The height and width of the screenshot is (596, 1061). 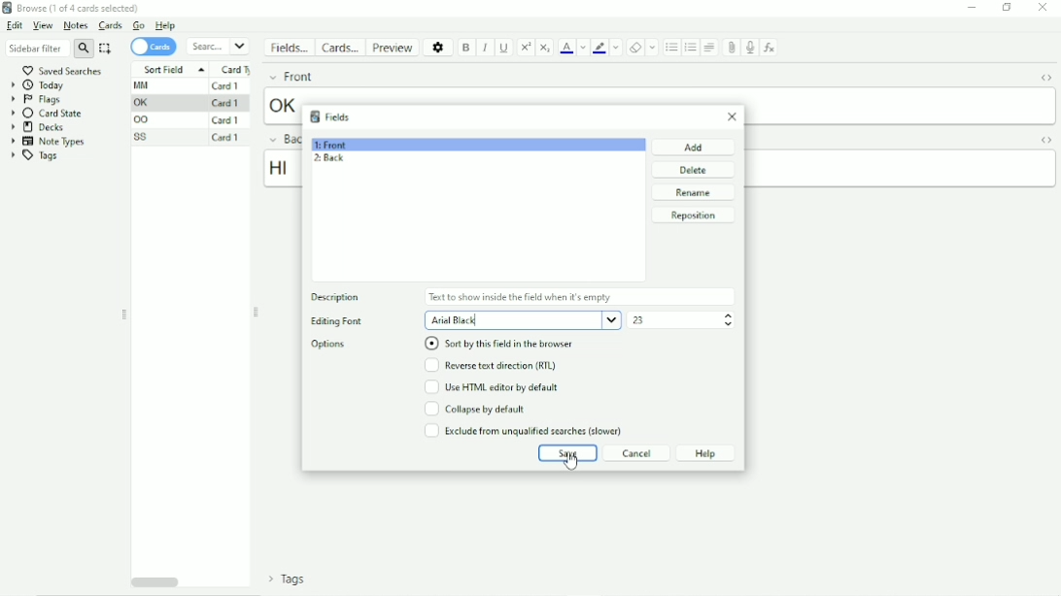 I want to click on MM, so click(x=145, y=85).